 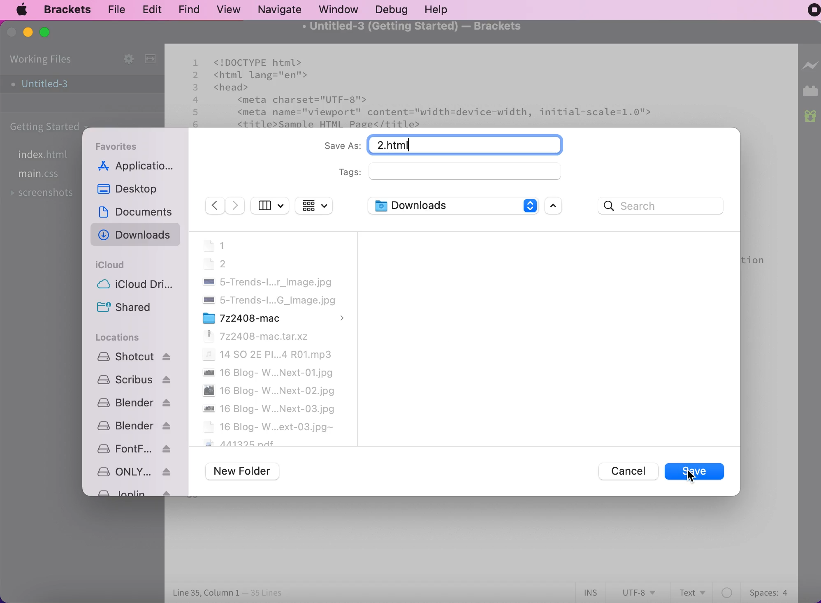 I want to click on help, so click(x=447, y=9).